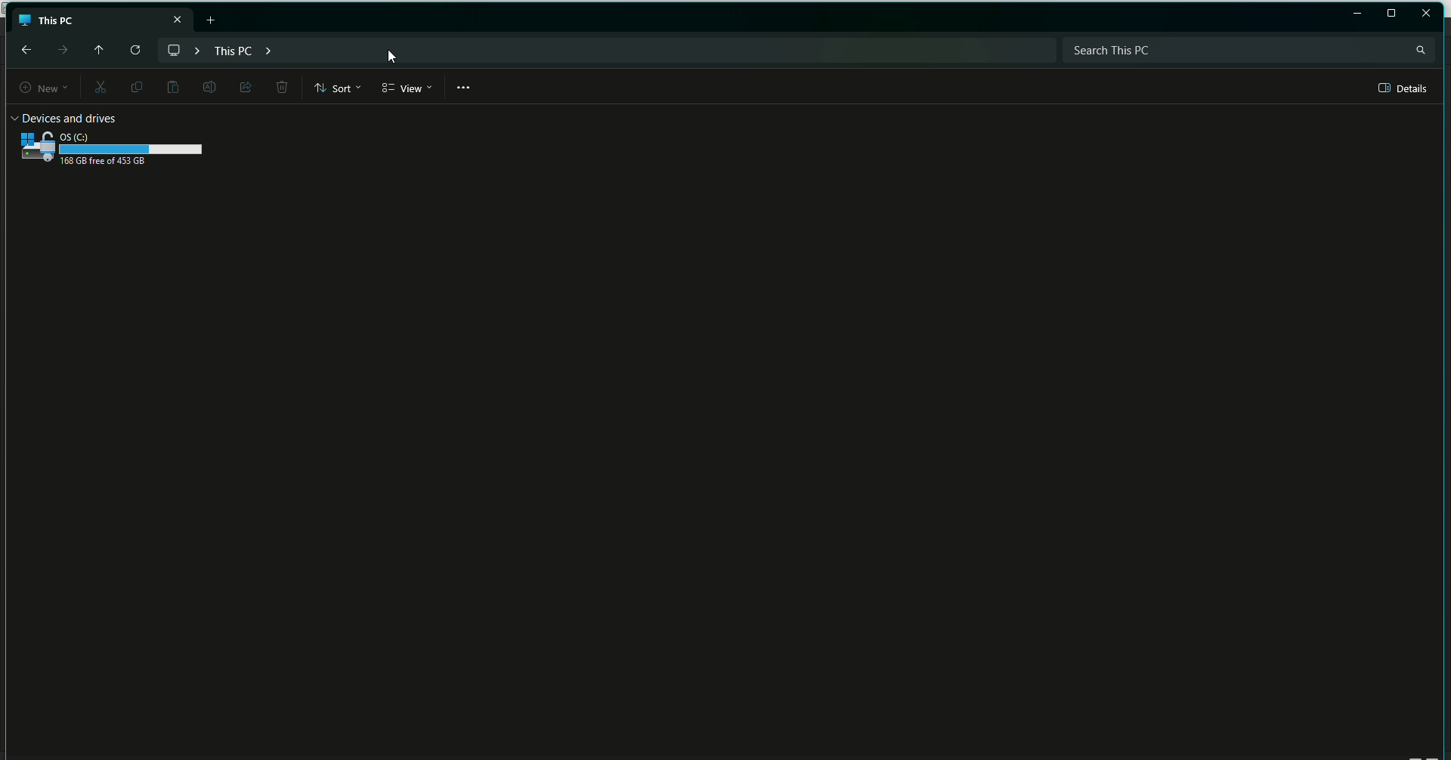 This screenshot has height=760, width=1451. Describe the element at coordinates (339, 88) in the screenshot. I see `Sort` at that location.